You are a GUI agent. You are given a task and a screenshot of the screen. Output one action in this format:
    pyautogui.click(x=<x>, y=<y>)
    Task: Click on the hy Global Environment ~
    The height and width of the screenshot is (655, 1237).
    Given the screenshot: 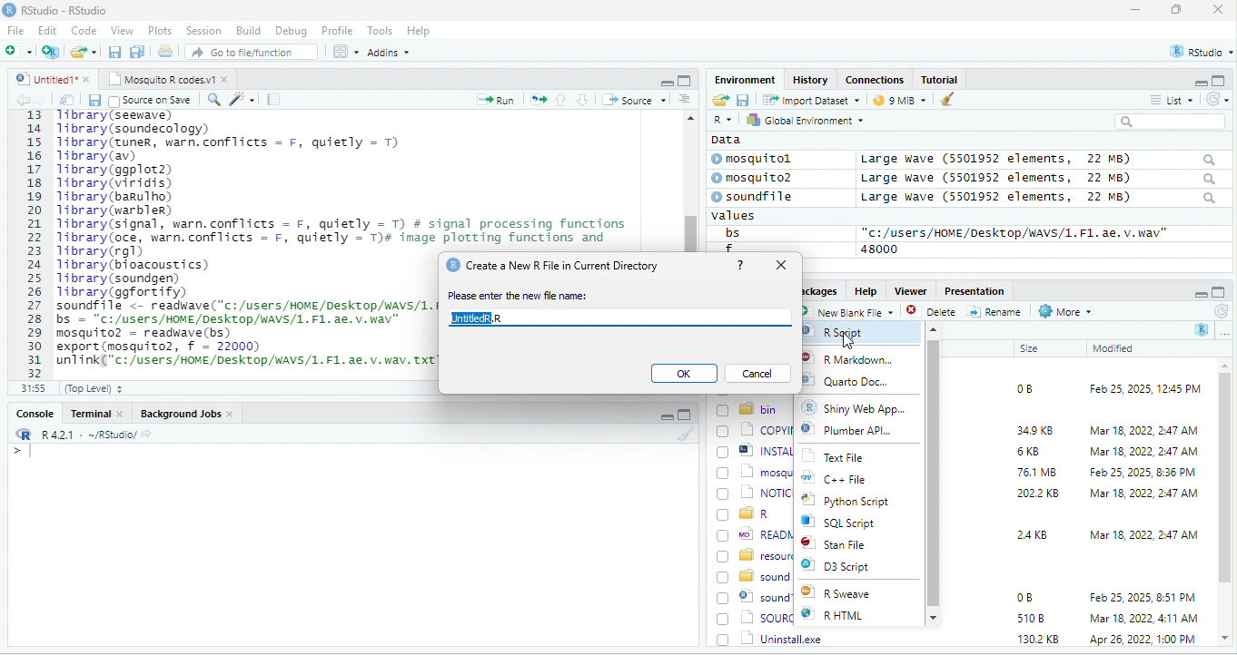 What is the action you would take?
    pyautogui.click(x=800, y=120)
    